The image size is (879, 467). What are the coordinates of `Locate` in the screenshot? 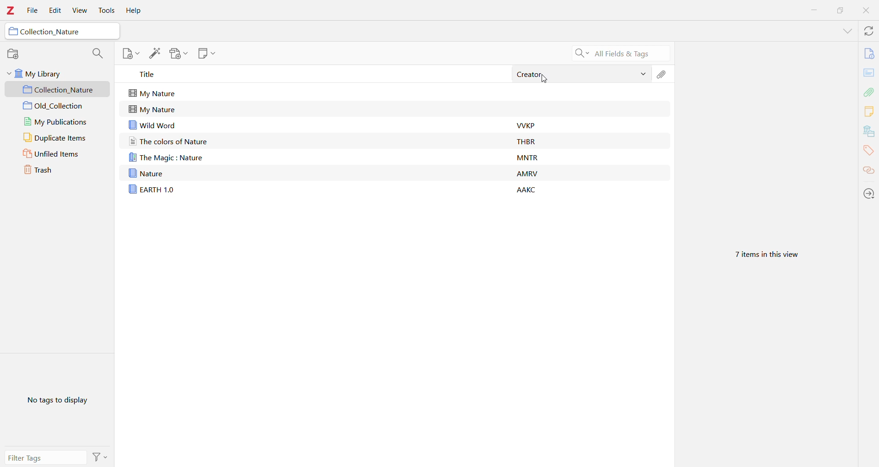 It's located at (868, 194).